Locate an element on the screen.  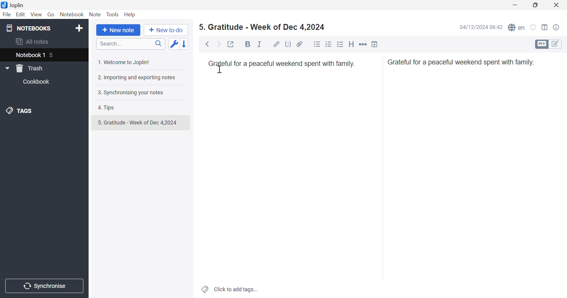
Grateful for peaceful weekend with family is located at coordinates (282, 63).